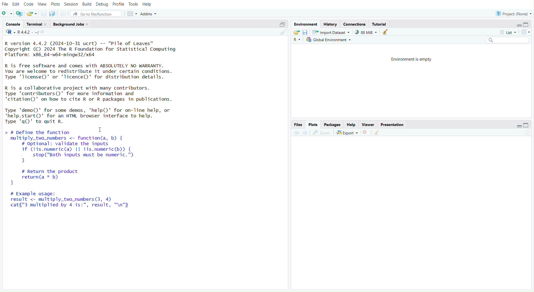  What do you see at coordinates (365, 32) in the screenshot?
I see `88kib used by R session (Source: Windows System)` at bounding box center [365, 32].